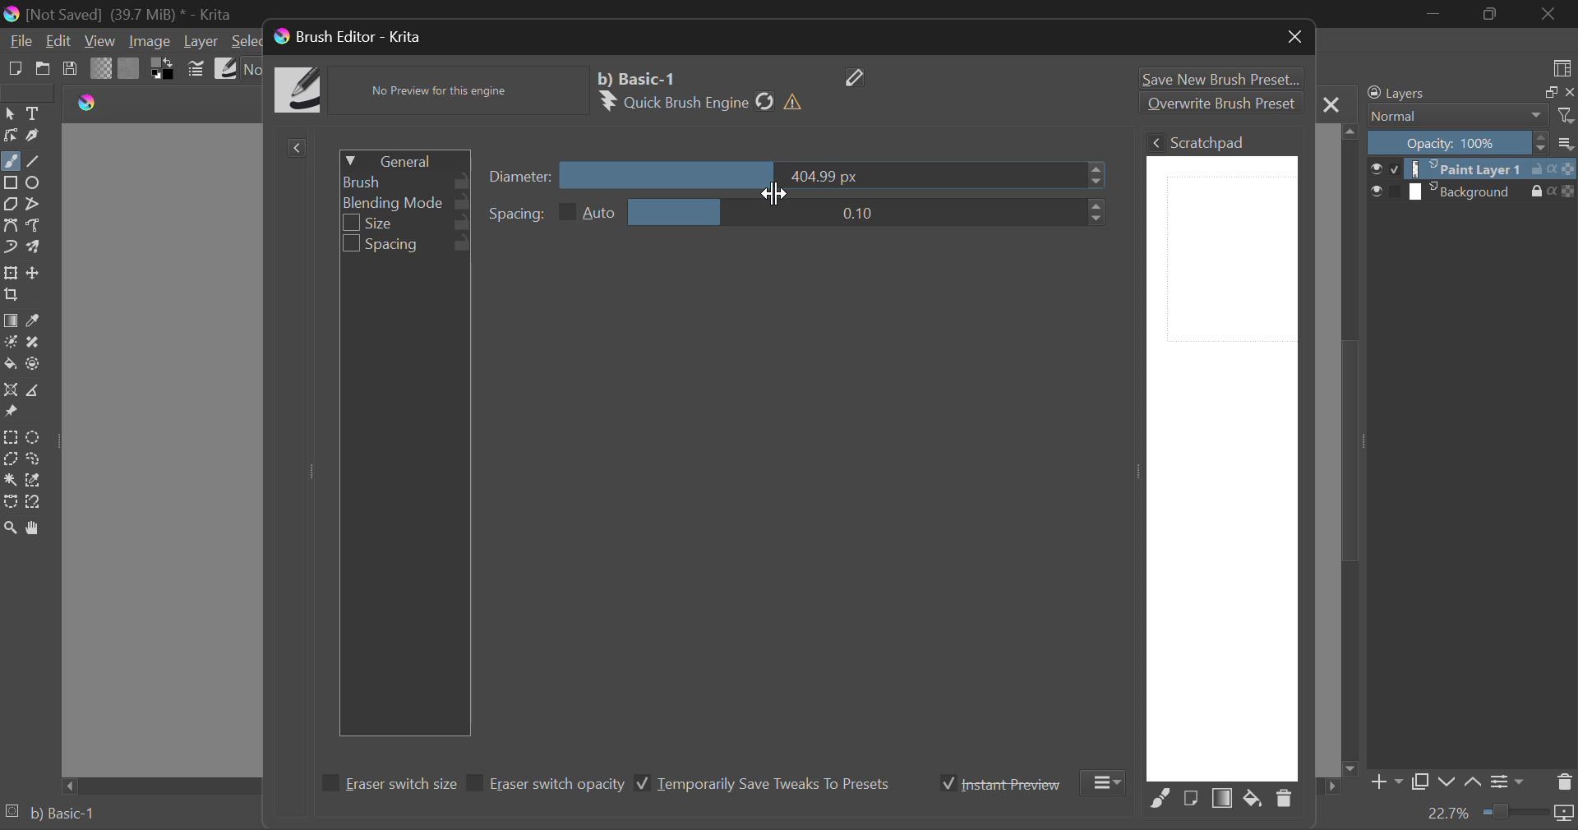 The width and height of the screenshot is (1578, 830). What do you see at coordinates (1421, 782) in the screenshot?
I see `Copy Layer` at bounding box center [1421, 782].